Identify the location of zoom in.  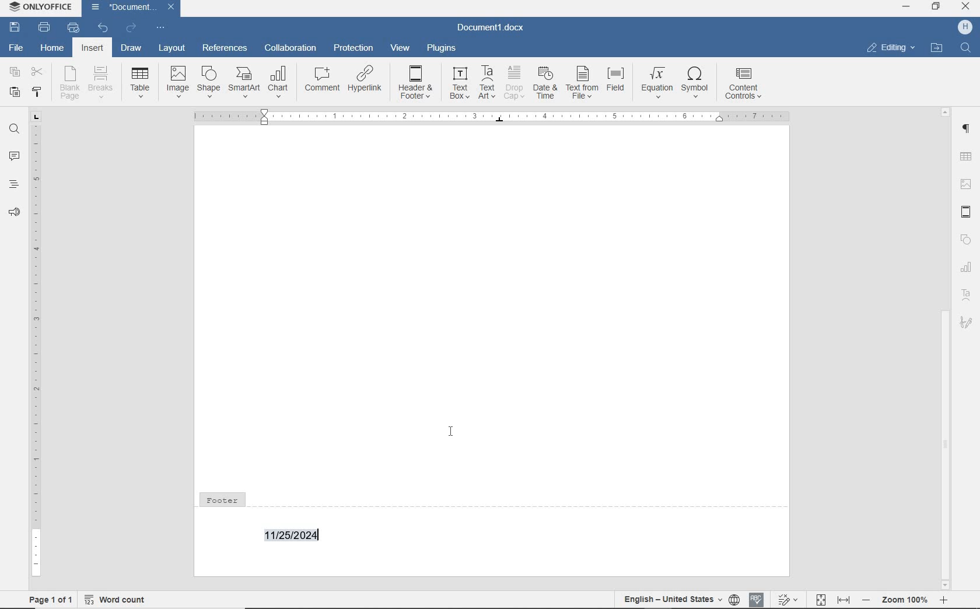
(945, 600).